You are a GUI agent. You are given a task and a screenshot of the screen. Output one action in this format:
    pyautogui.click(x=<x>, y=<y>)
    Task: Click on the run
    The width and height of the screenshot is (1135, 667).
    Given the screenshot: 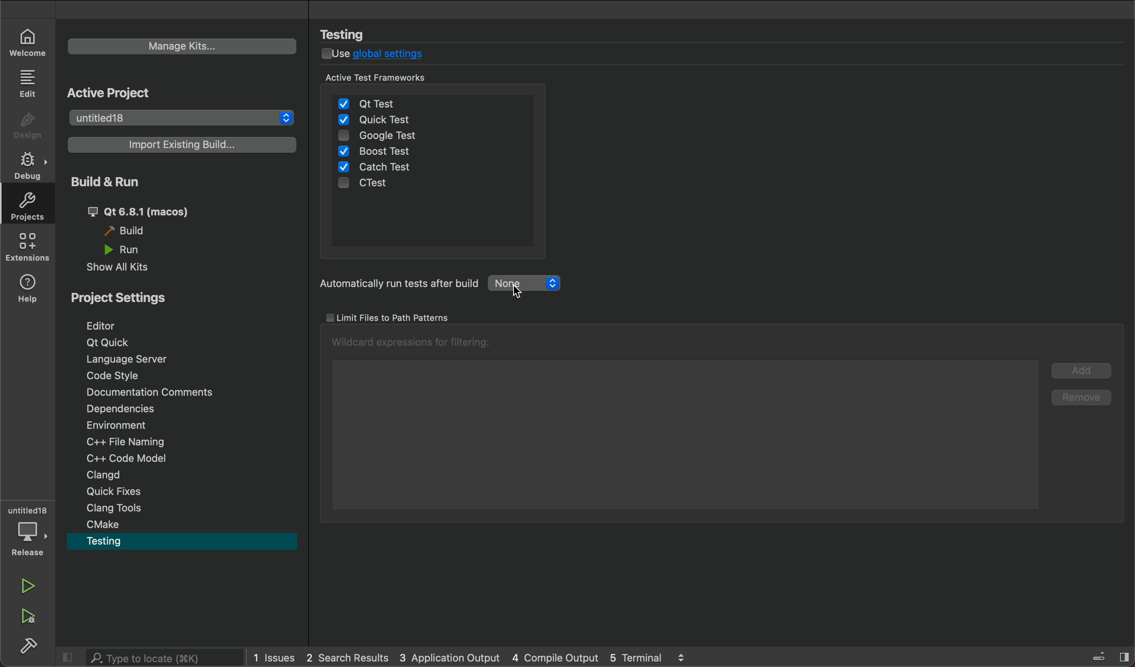 What is the action you would take?
    pyautogui.click(x=126, y=249)
    